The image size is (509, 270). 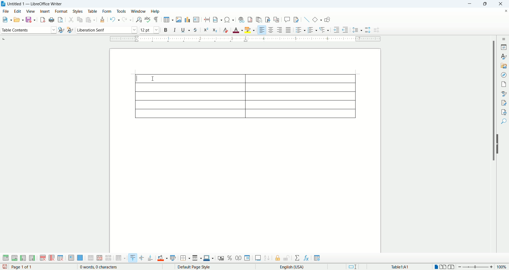 I want to click on font color, so click(x=238, y=29).